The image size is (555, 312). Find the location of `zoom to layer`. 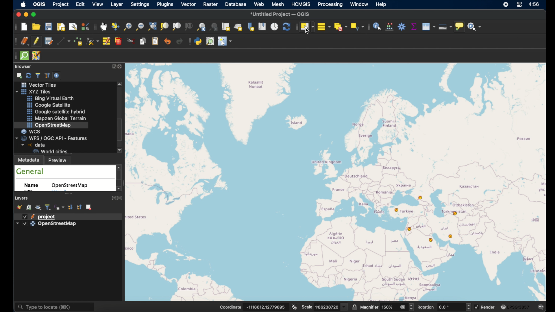

zoom to layer is located at coordinates (177, 27).